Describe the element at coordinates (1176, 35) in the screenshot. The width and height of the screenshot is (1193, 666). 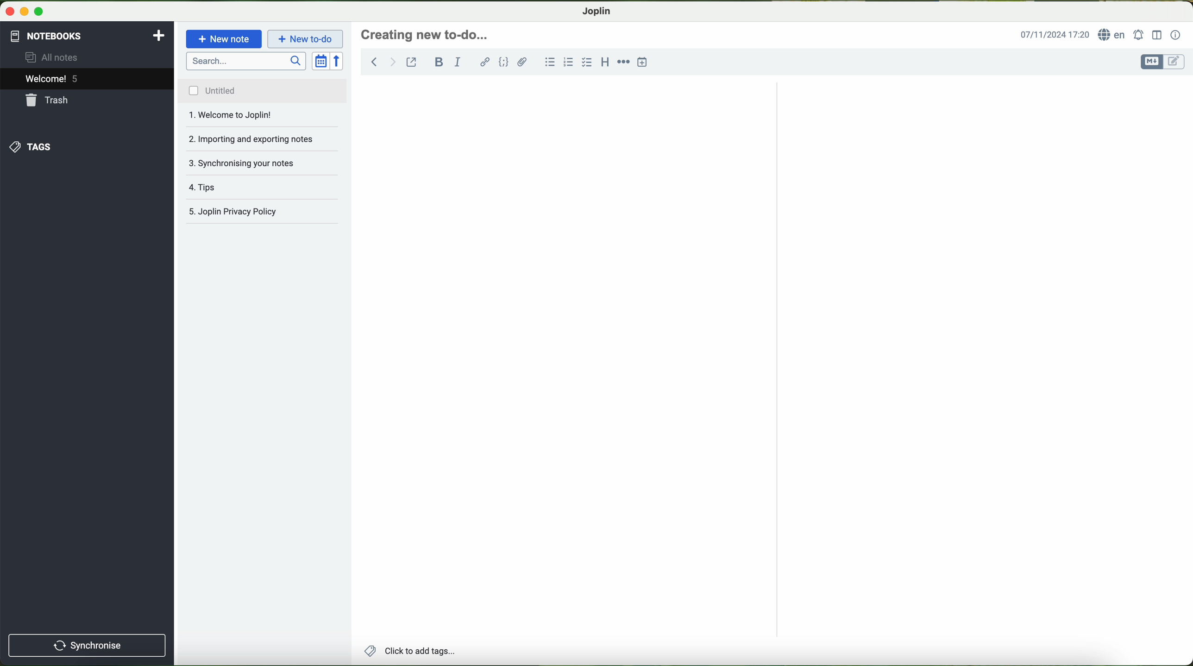
I see `note properties` at that location.